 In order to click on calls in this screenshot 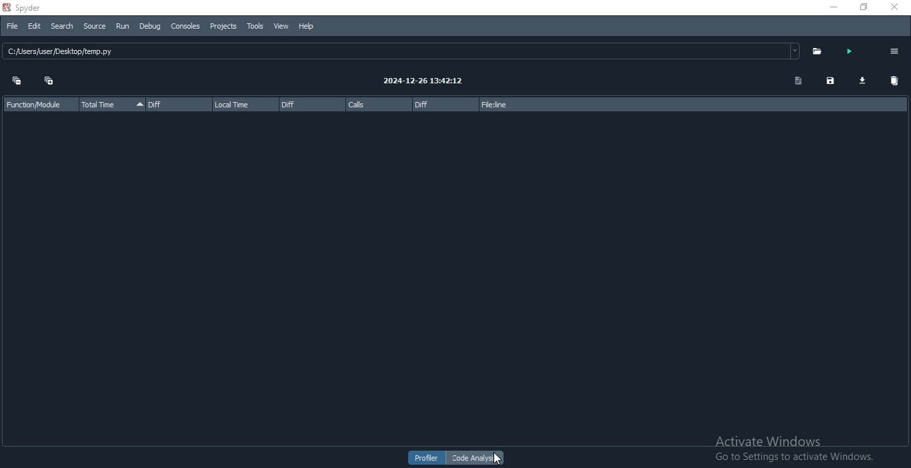, I will do `click(378, 104)`.